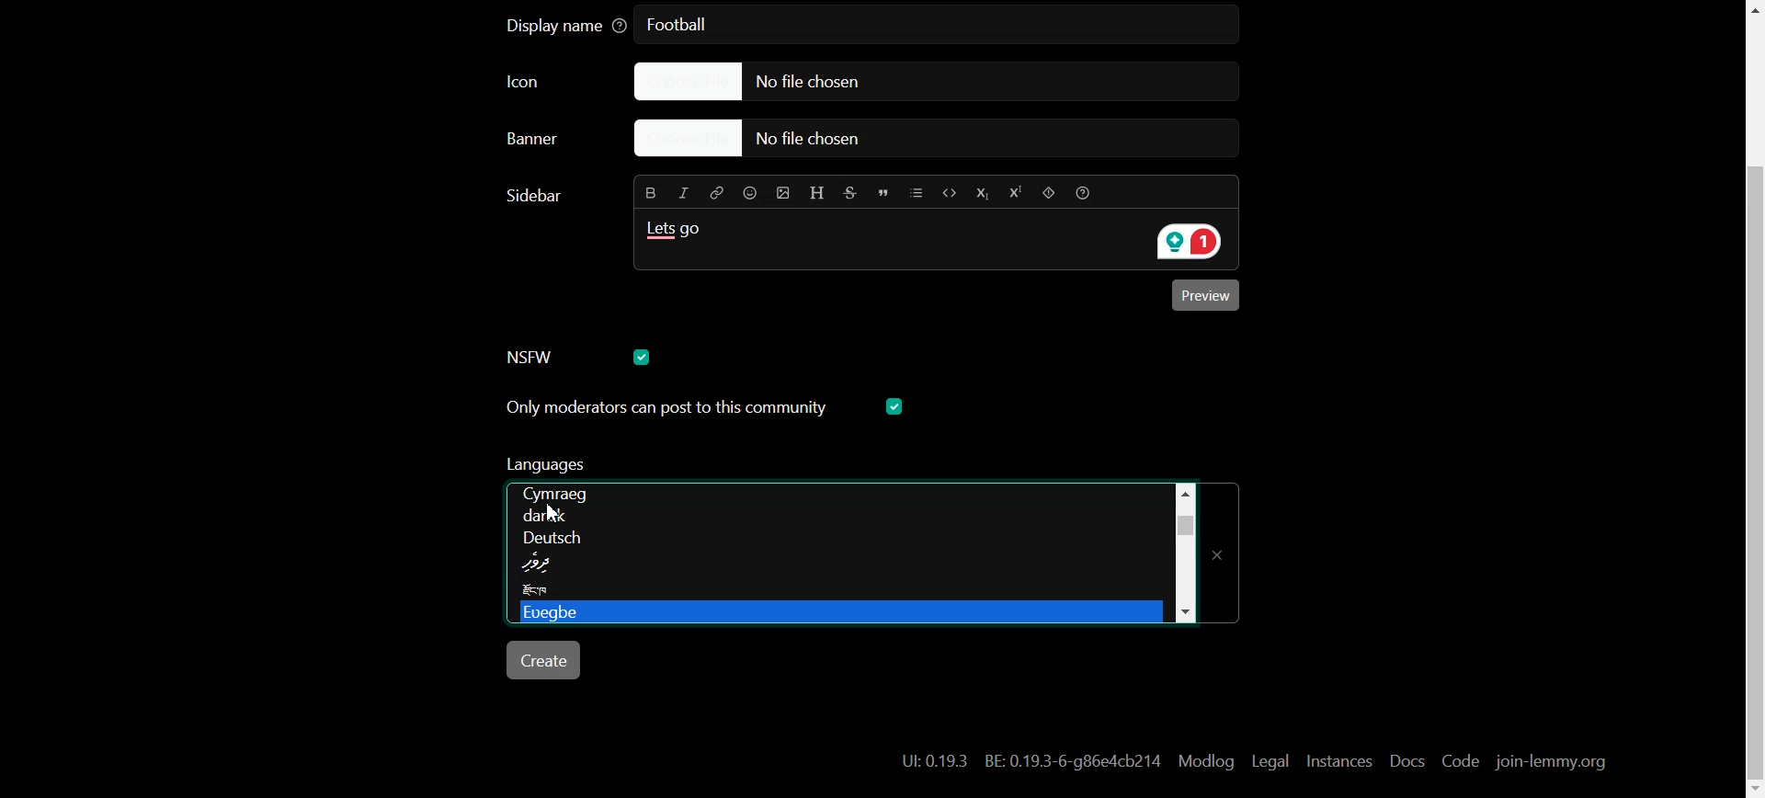 The image size is (1765, 798). What do you see at coordinates (948, 191) in the screenshot?
I see `Code` at bounding box center [948, 191].